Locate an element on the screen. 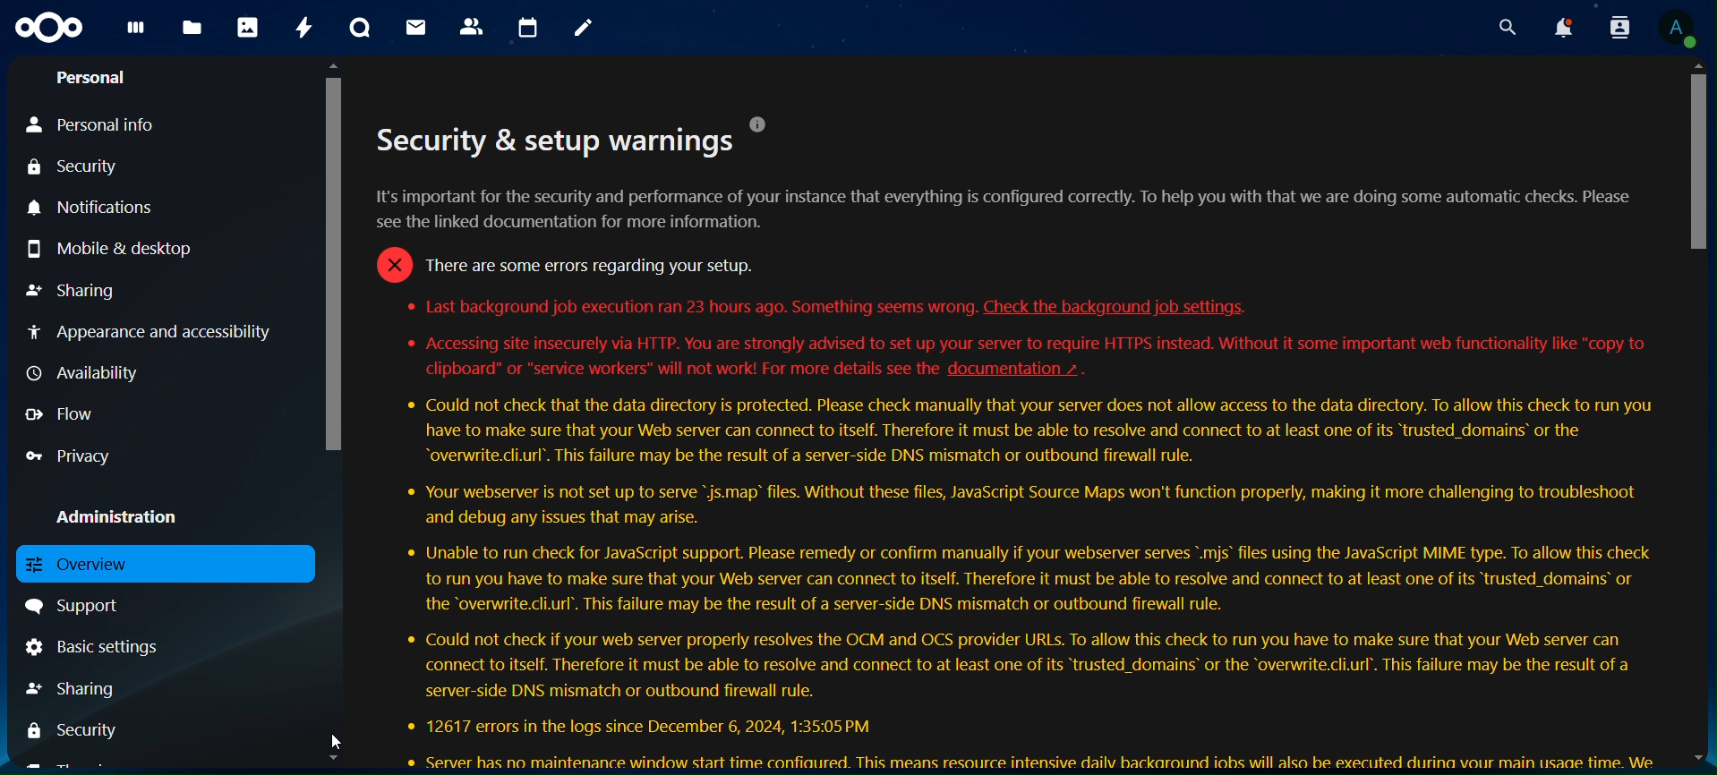  files is located at coordinates (193, 25).